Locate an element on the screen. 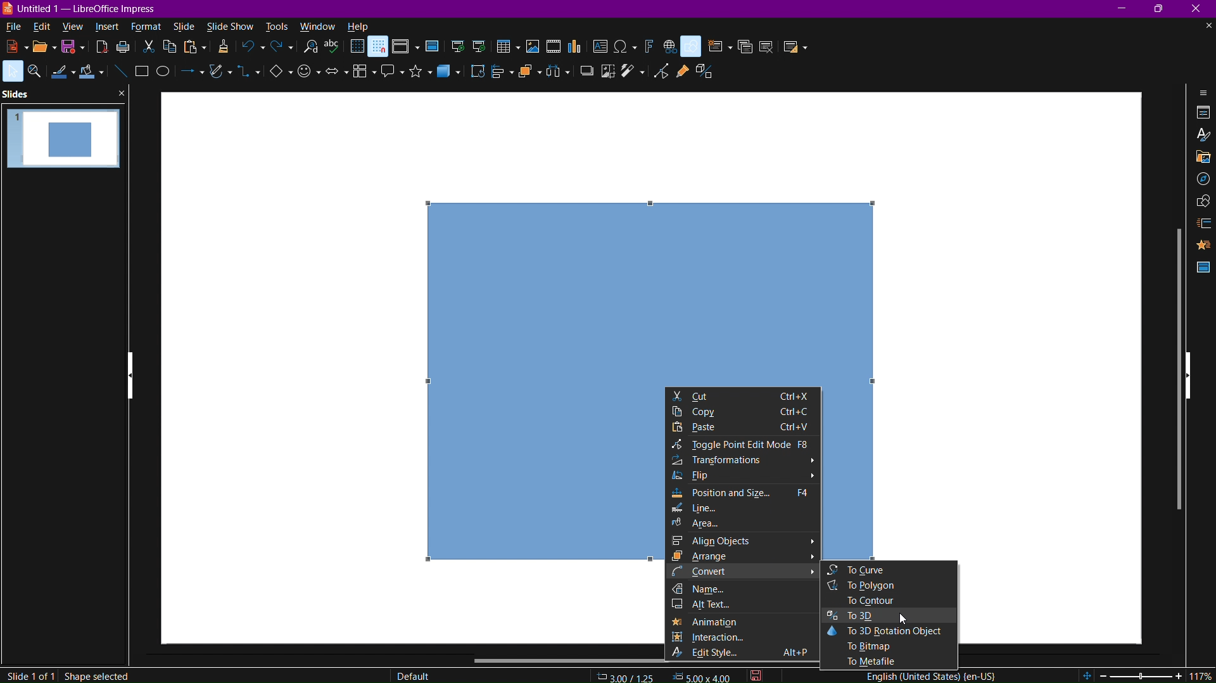 This screenshot has height=683, width=1216. Lines and Arrows is located at coordinates (191, 77).